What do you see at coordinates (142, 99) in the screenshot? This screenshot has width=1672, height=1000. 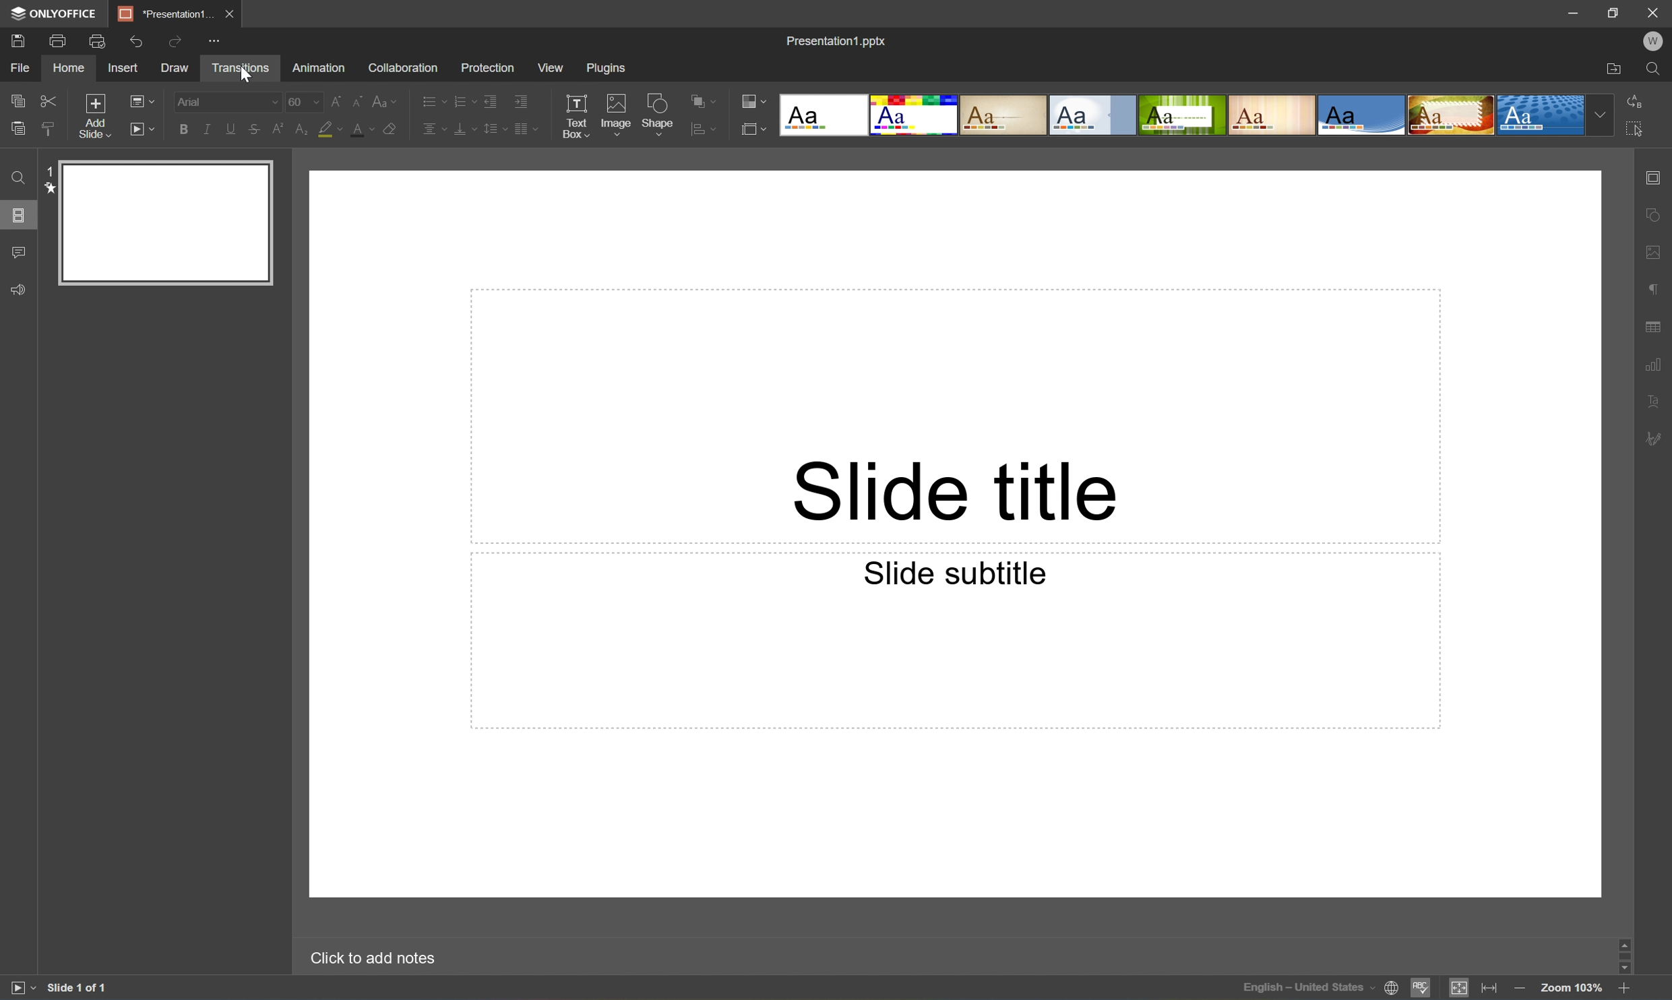 I see `Change slide layout` at bounding box center [142, 99].